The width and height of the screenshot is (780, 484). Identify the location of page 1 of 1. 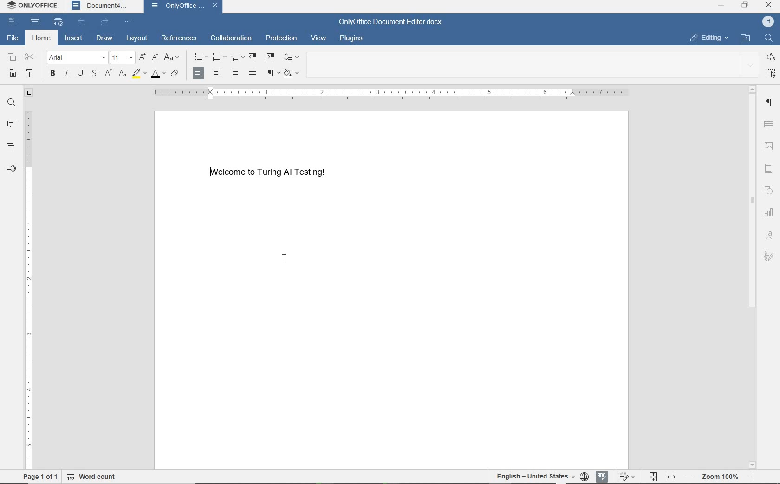
(41, 478).